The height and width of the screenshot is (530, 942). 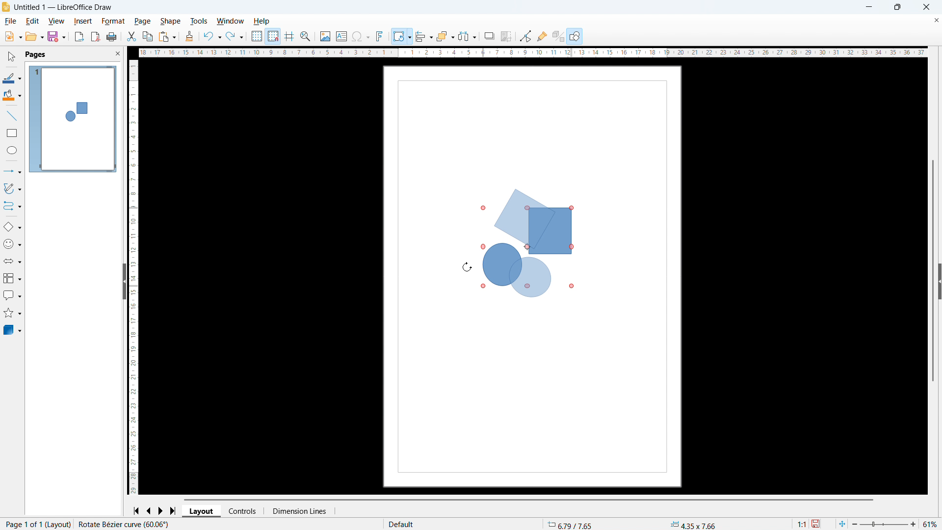 What do you see at coordinates (816, 524) in the screenshot?
I see `Save ` at bounding box center [816, 524].